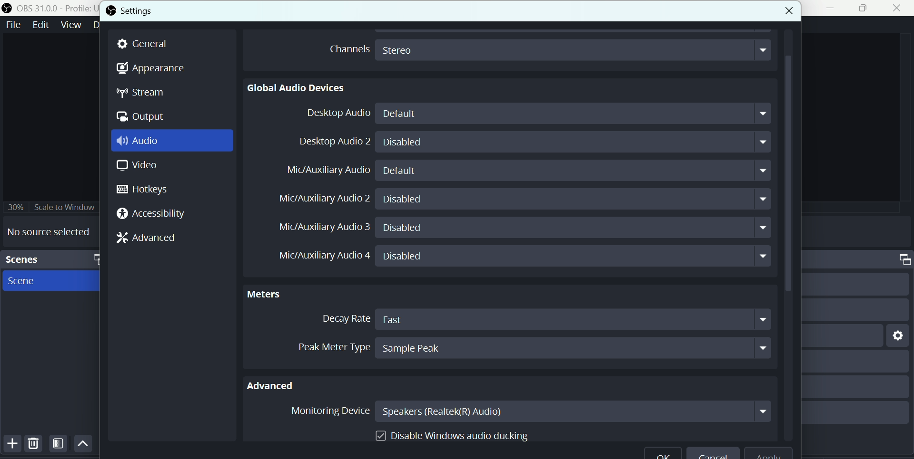 The width and height of the screenshot is (914, 459). What do you see at coordinates (142, 117) in the screenshot?
I see `Output` at bounding box center [142, 117].